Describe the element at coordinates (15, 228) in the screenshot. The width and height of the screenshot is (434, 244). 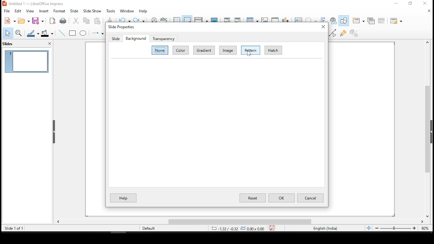
I see `slide 1 of 1` at that location.